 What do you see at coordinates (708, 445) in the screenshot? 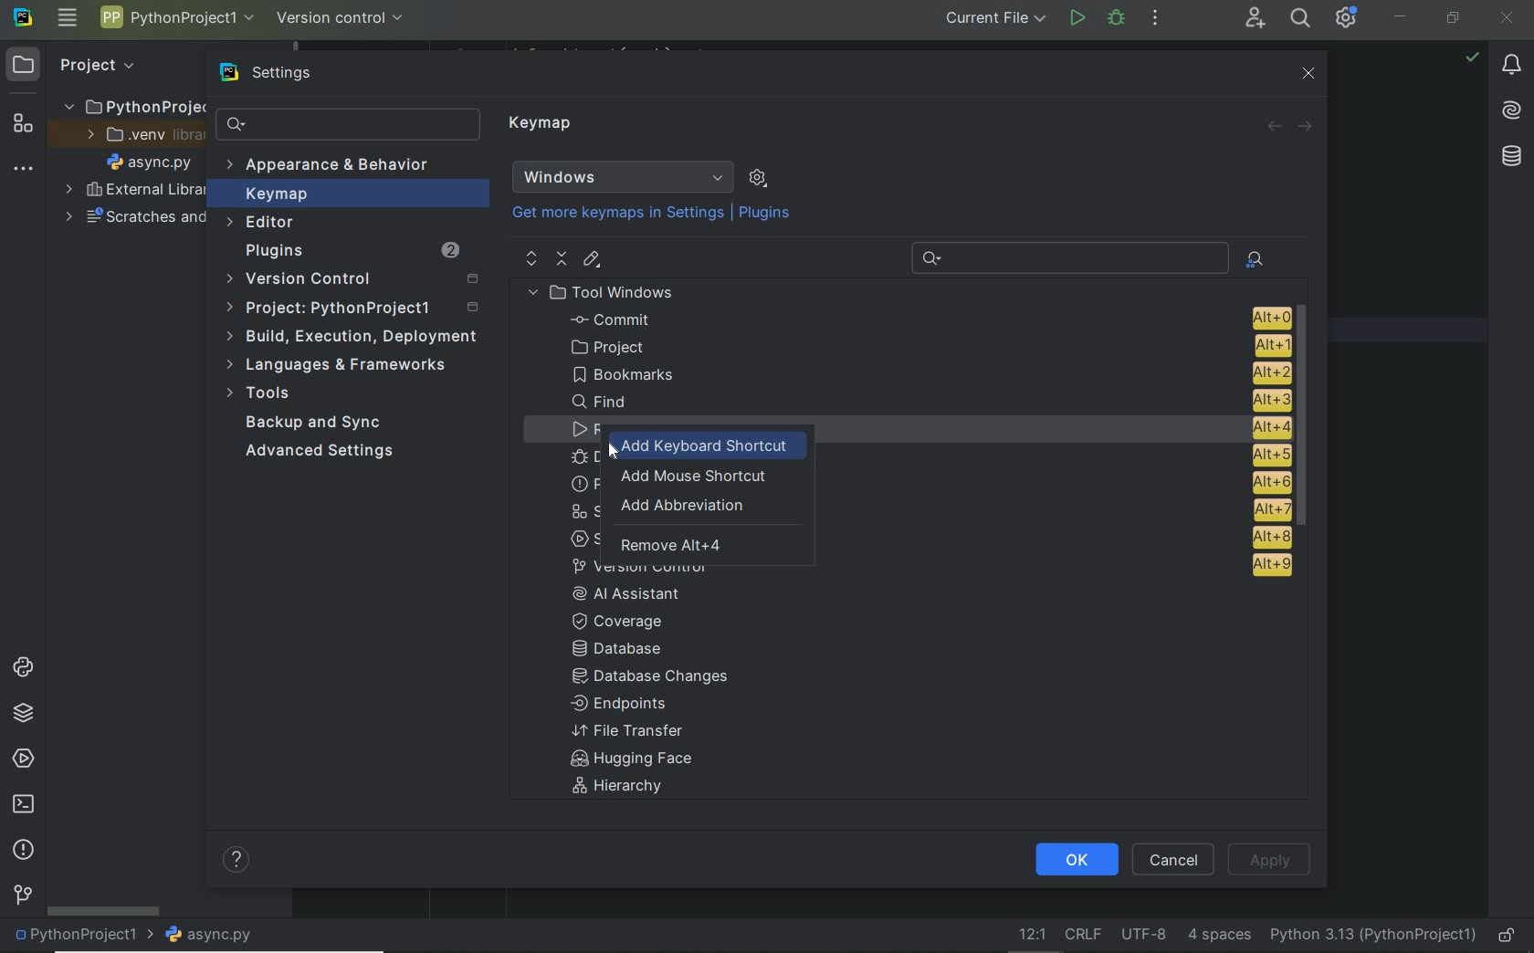
I see `add keyboard shortcut` at bounding box center [708, 445].